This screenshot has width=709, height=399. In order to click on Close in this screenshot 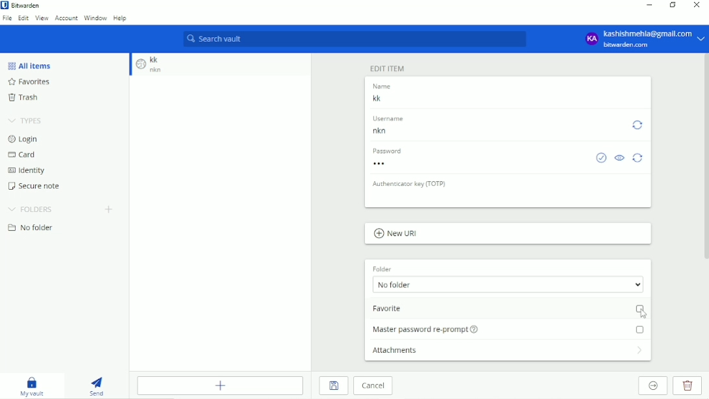, I will do `click(696, 5)`.